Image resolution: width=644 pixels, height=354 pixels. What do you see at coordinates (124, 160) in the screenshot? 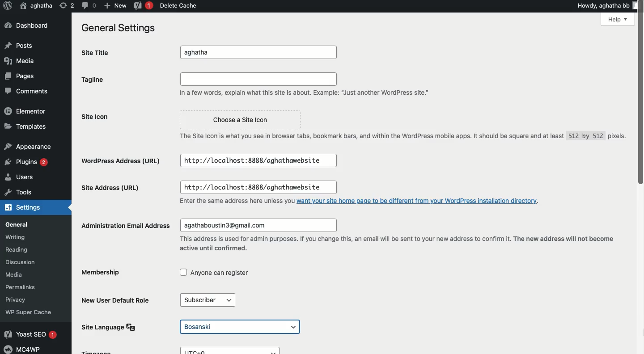
I see `Wordpress address url` at bounding box center [124, 160].